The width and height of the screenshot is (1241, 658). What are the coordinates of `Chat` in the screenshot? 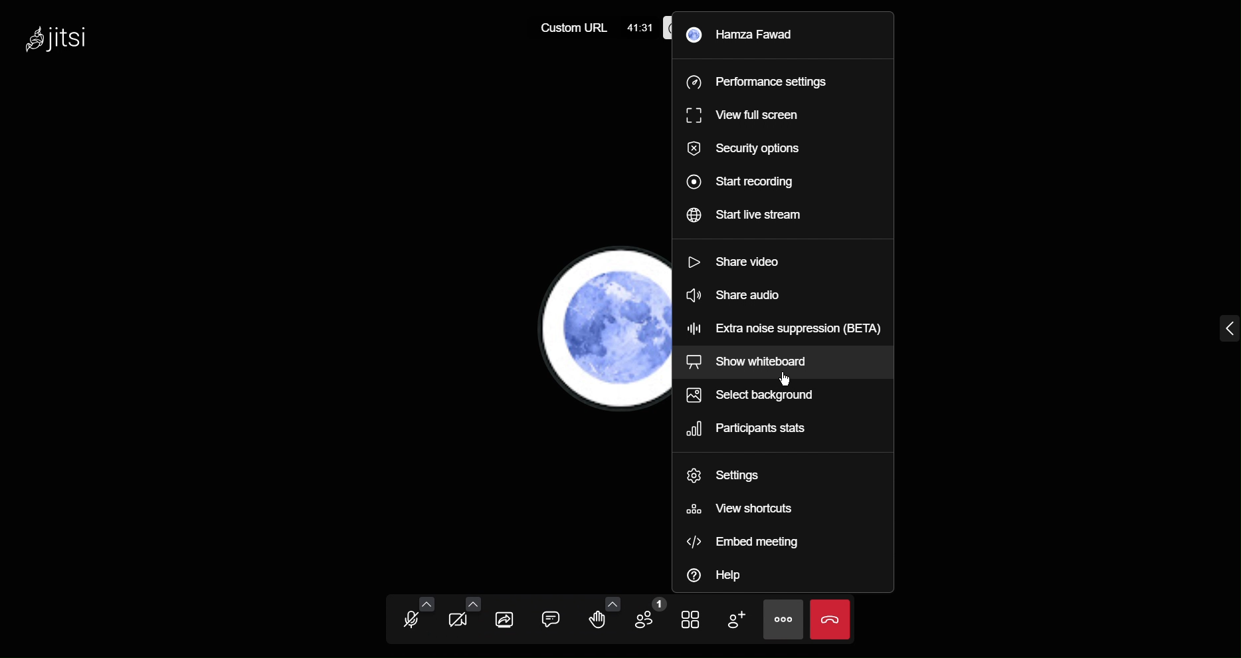 It's located at (553, 617).